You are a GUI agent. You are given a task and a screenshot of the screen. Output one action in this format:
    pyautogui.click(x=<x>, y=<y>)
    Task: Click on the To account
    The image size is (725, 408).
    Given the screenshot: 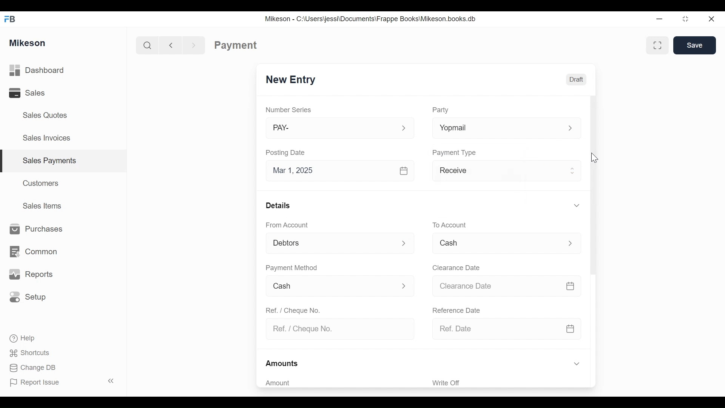 What is the action you would take?
    pyautogui.click(x=455, y=224)
    